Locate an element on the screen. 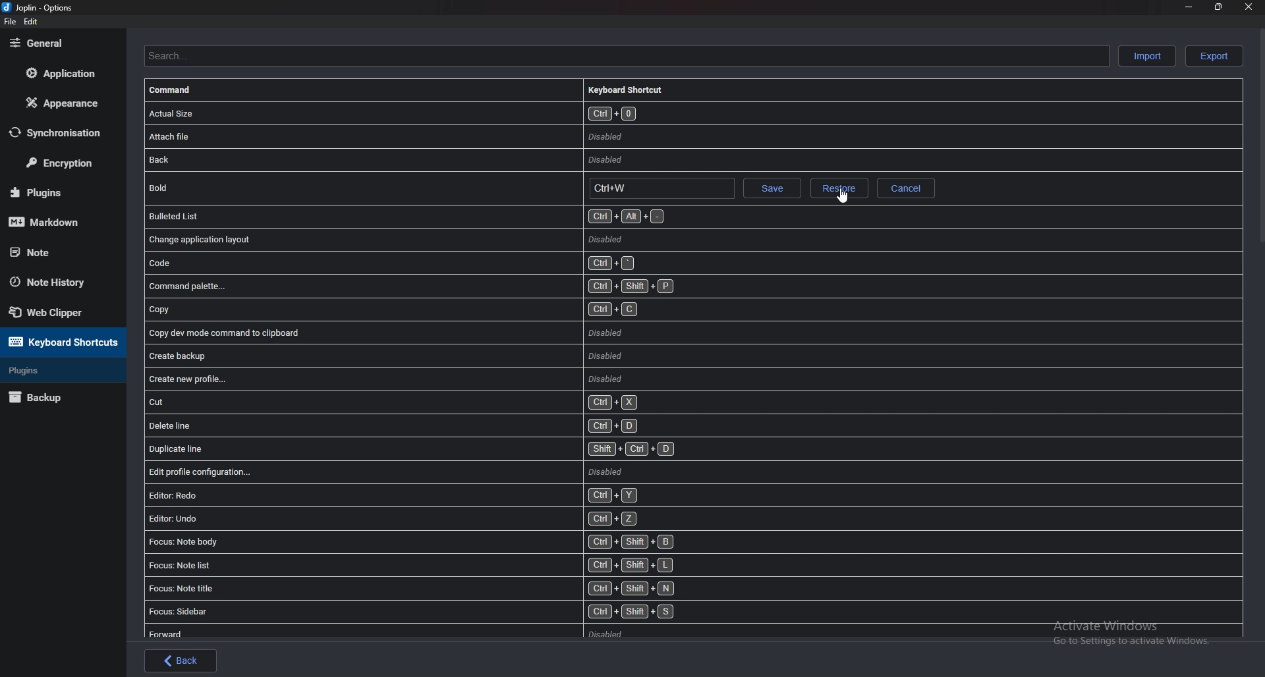 The width and height of the screenshot is (1265, 677). Delete line is located at coordinates (398, 426).